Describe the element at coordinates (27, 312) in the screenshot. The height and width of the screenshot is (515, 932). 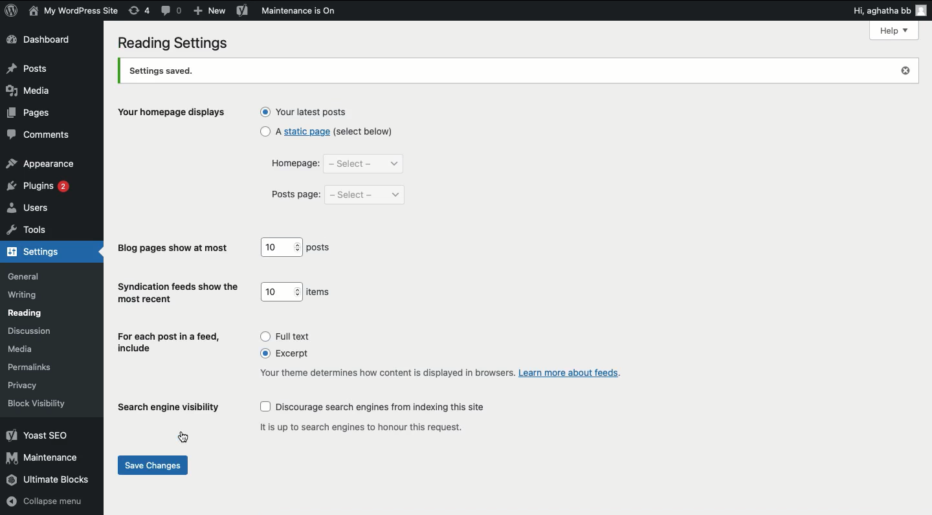
I see `reading` at that location.